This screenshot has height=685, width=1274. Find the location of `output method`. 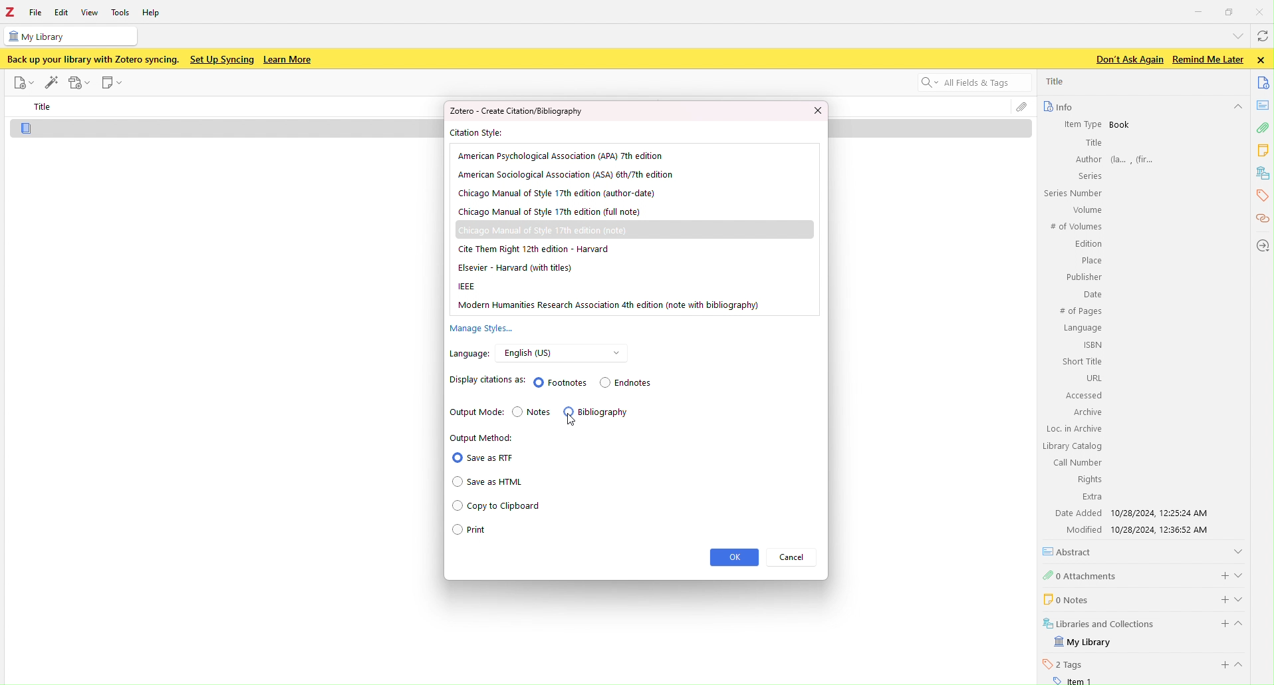

output method is located at coordinates (515, 490).